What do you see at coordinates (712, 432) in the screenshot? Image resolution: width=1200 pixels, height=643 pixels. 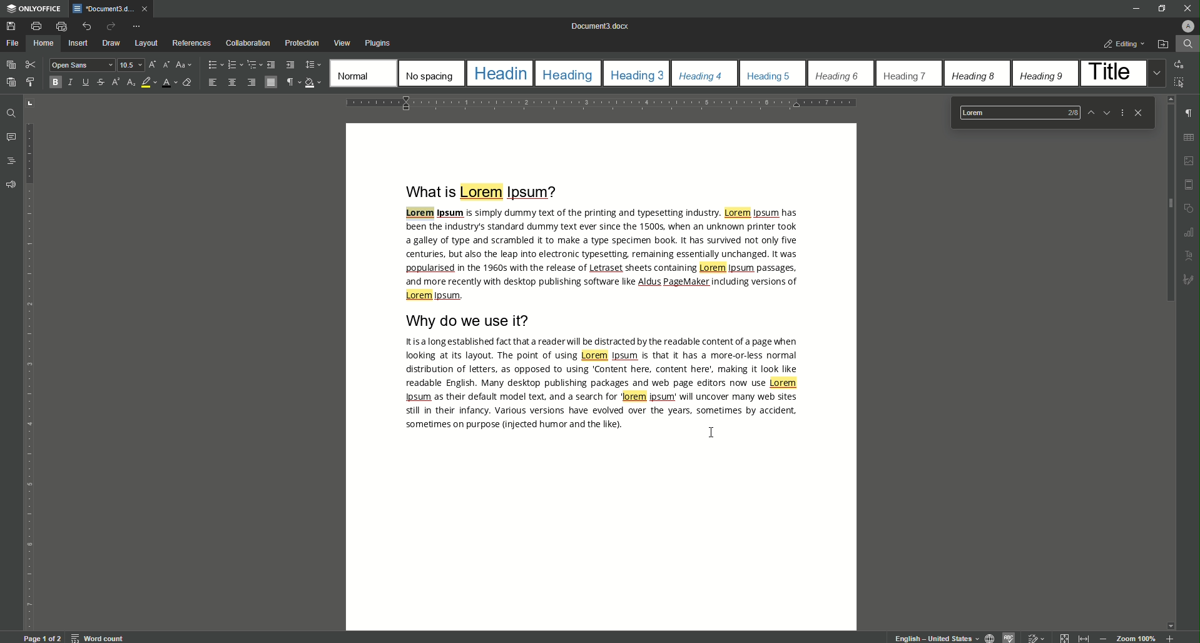 I see `Cursor` at bounding box center [712, 432].